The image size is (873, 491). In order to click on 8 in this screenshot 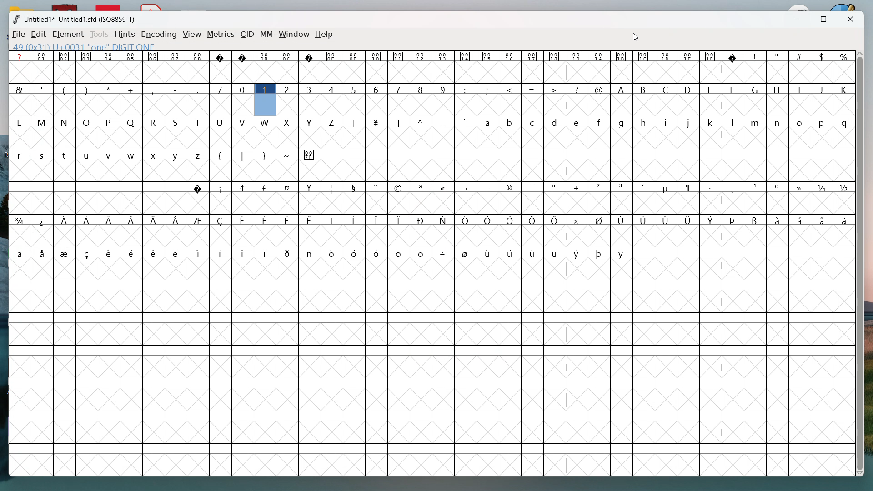, I will do `click(421, 89)`.